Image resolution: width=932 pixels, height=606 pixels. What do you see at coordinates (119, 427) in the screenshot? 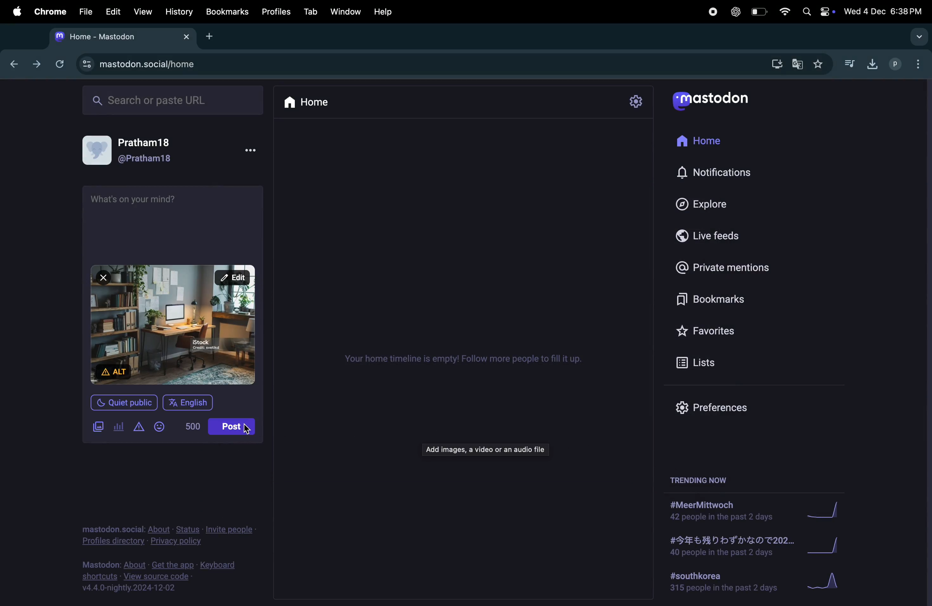
I see `poll` at bounding box center [119, 427].